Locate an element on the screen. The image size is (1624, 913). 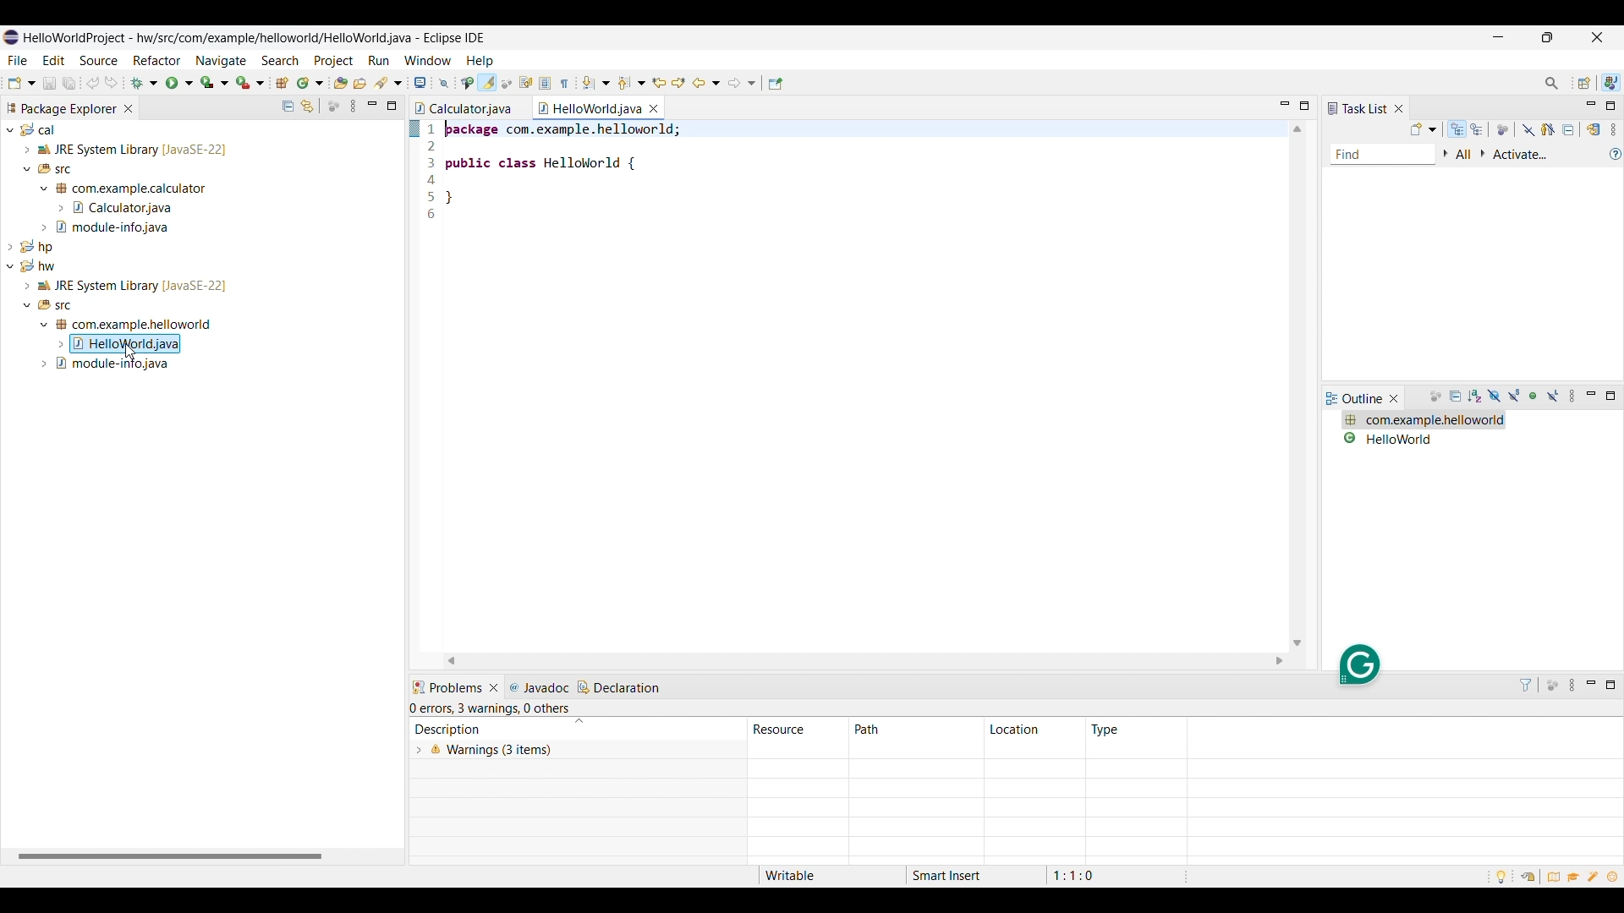
Help is located at coordinates (481, 61).